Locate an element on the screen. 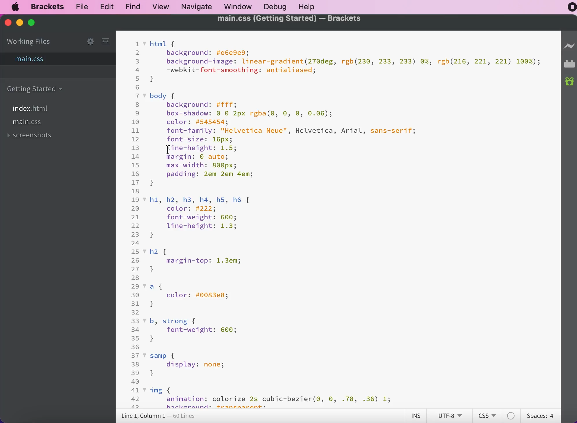 The width and height of the screenshot is (577, 423). 32 is located at coordinates (135, 312).